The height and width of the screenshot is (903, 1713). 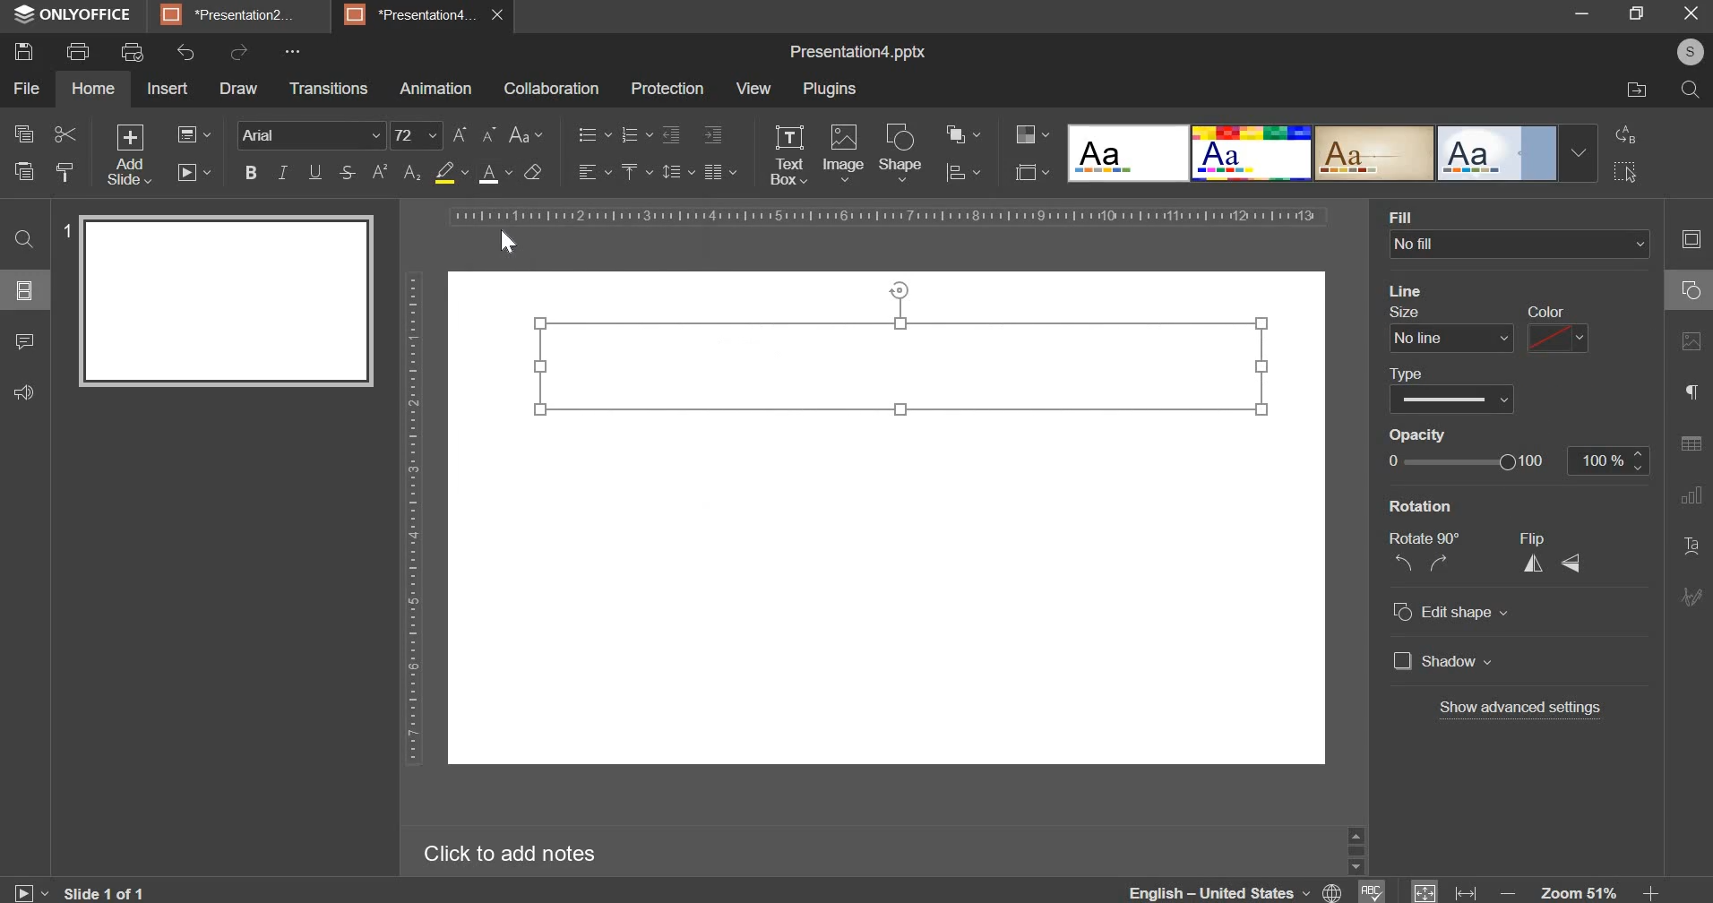 I want to click on print preview, so click(x=131, y=53).